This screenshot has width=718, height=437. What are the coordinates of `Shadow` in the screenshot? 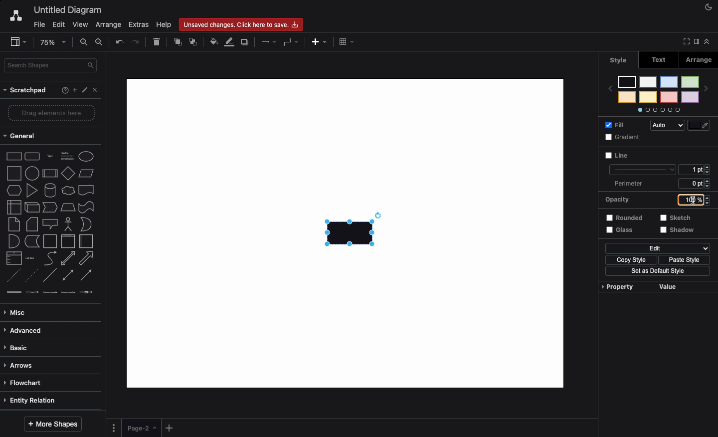 It's located at (679, 230).